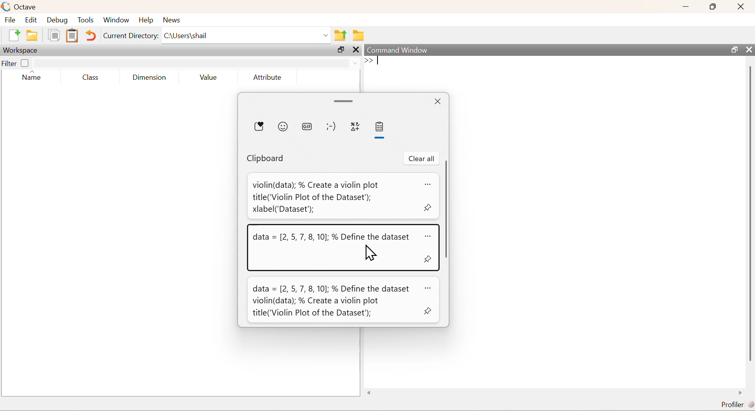 The height and width of the screenshot is (411, 755). Describe the element at coordinates (31, 20) in the screenshot. I see `edit` at that location.